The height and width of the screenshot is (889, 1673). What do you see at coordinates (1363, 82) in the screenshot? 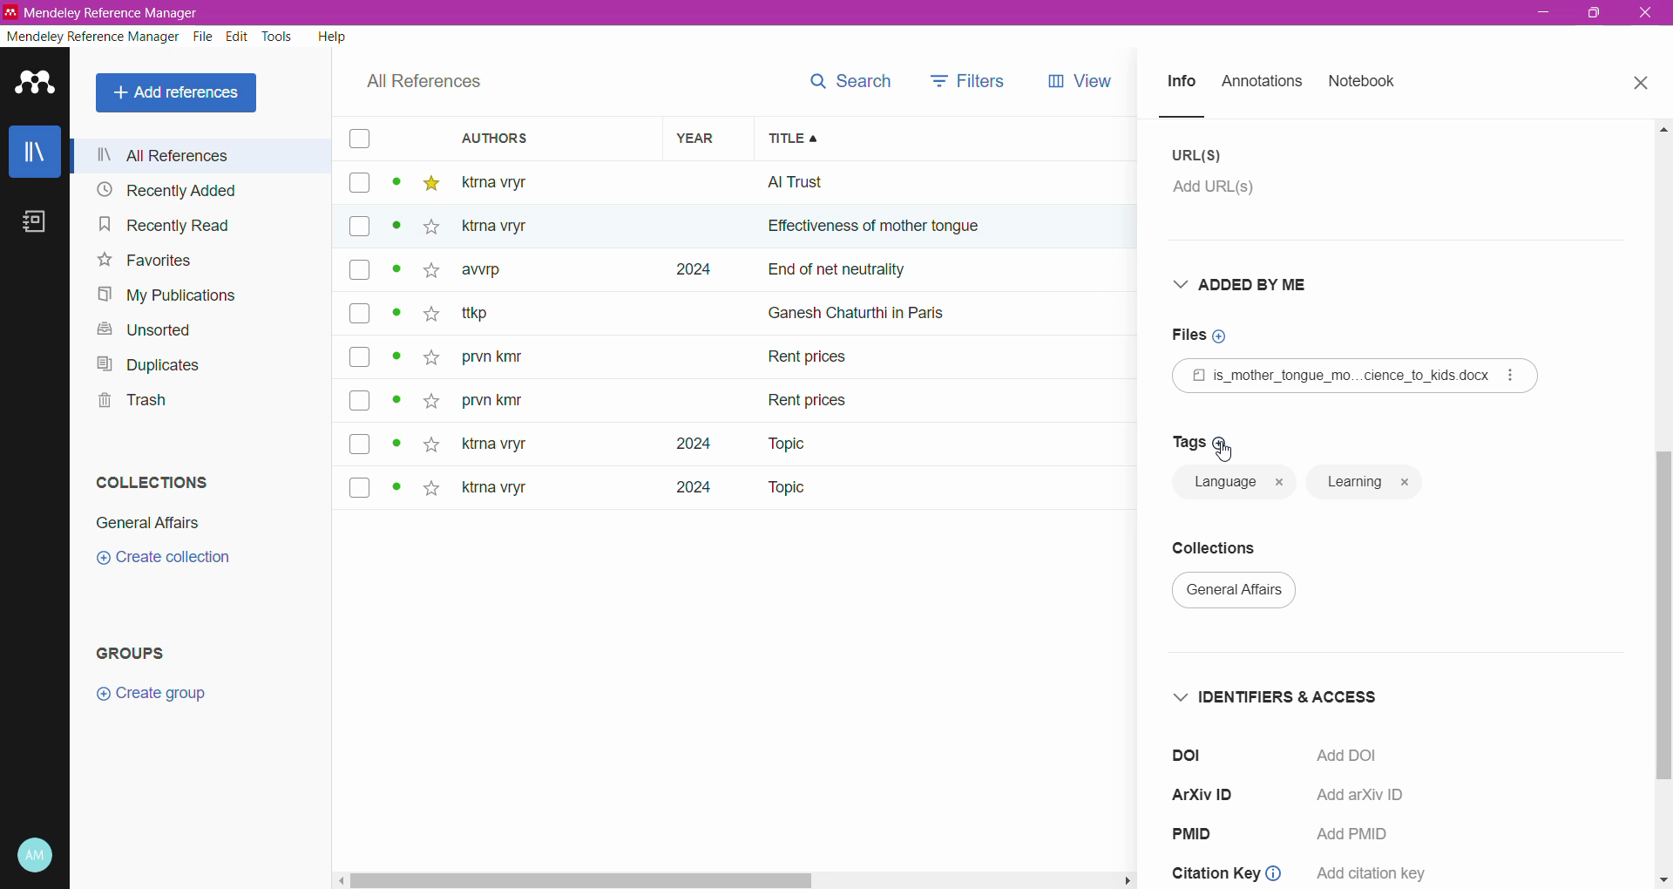
I see `Notebook` at bounding box center [1363, 82].